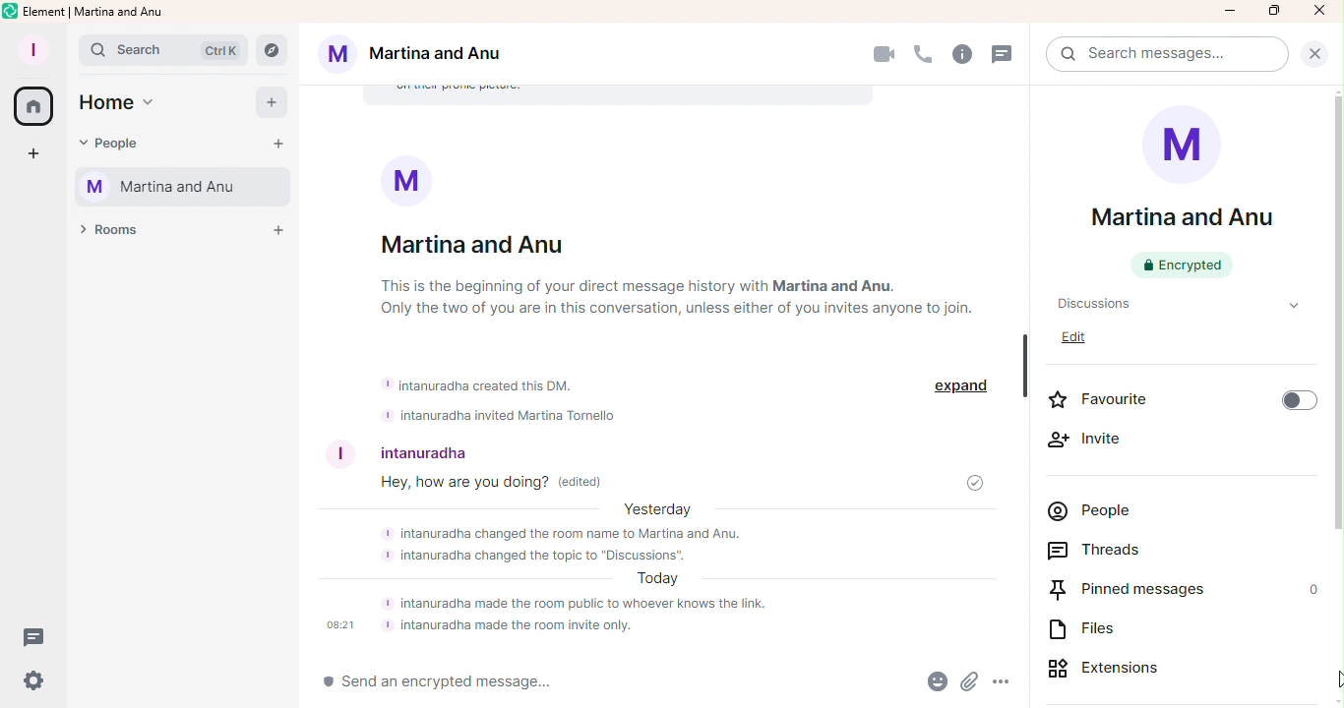  What do you see at coordinates (116, 234) in the screenshot?
I see `Rooms` at bounding box center [116, 234].